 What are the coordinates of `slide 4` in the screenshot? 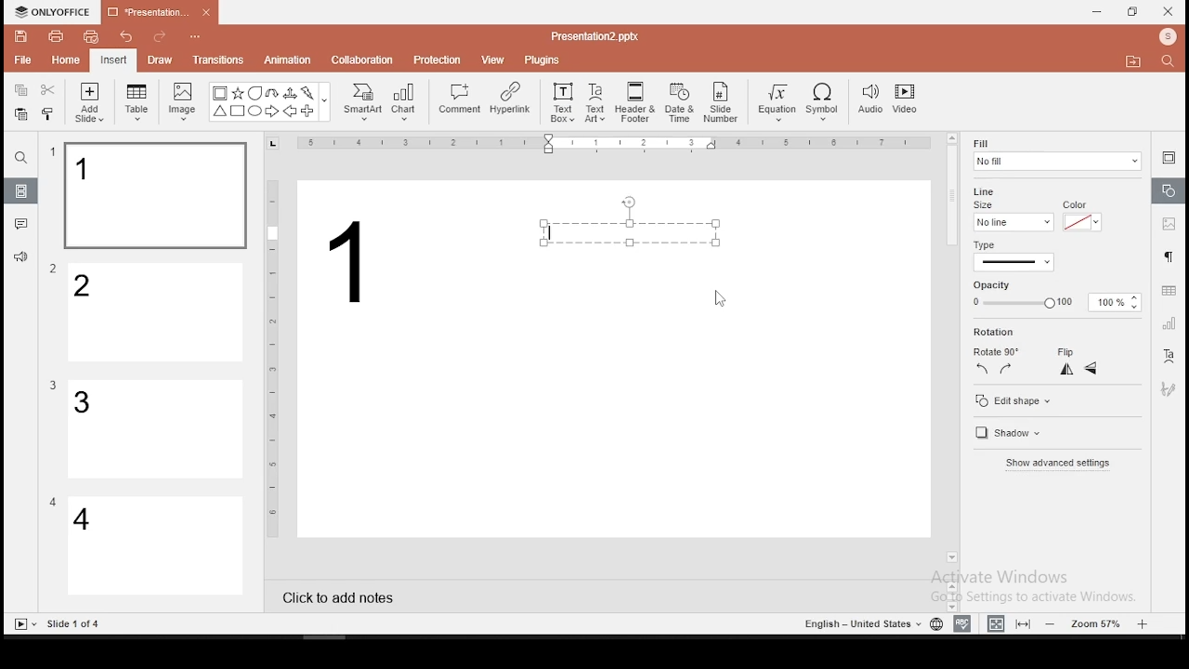 It's located at (156, 547).